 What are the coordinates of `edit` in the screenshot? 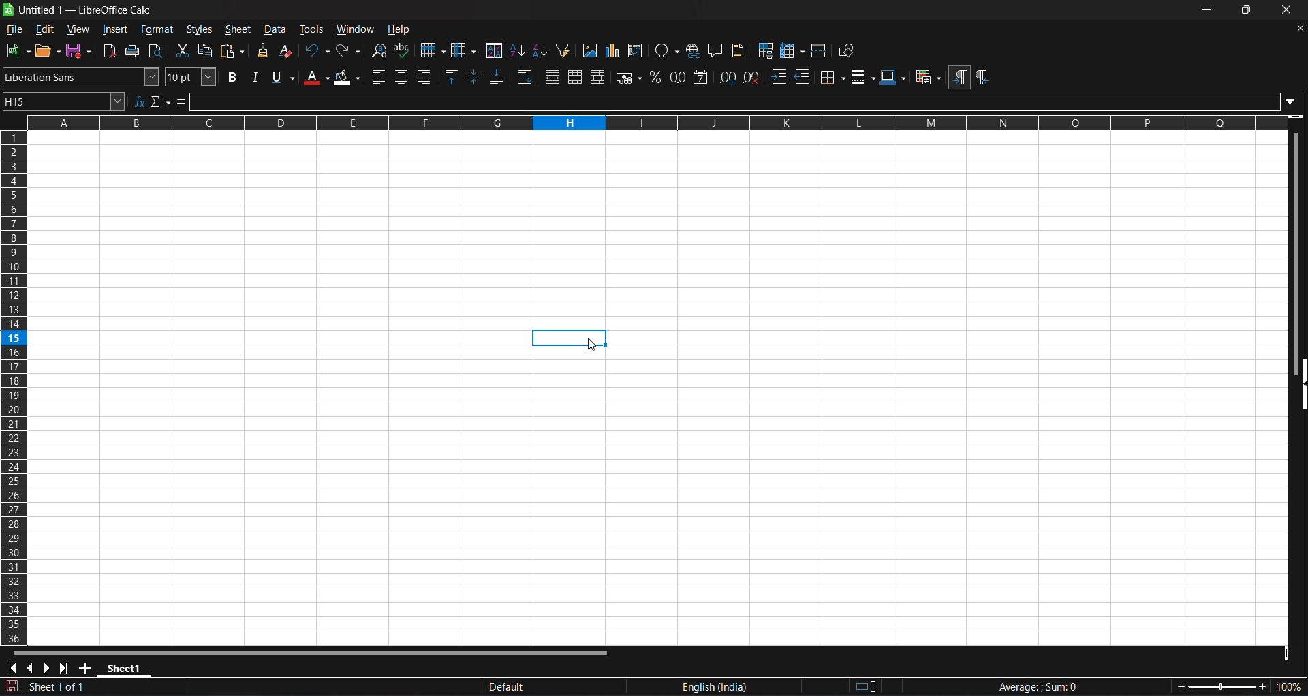 It's located at (44, 29).